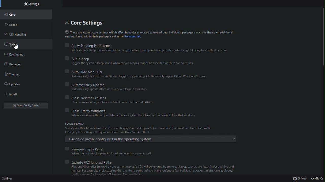 This screenshot has height=182, width=325. What do you see at coordinates (120, 149) in the screenshot?
I see `remove empty panes` at bounding box center [120, 149].